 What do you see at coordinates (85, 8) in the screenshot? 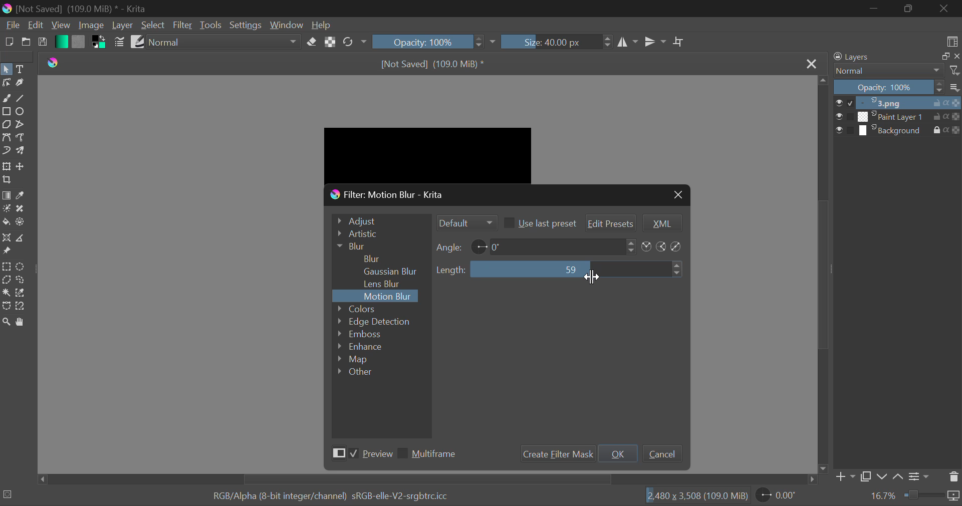
I see `[Not Saved] (109.0 MiB) * - Krita` at bounding box center [85, 8].